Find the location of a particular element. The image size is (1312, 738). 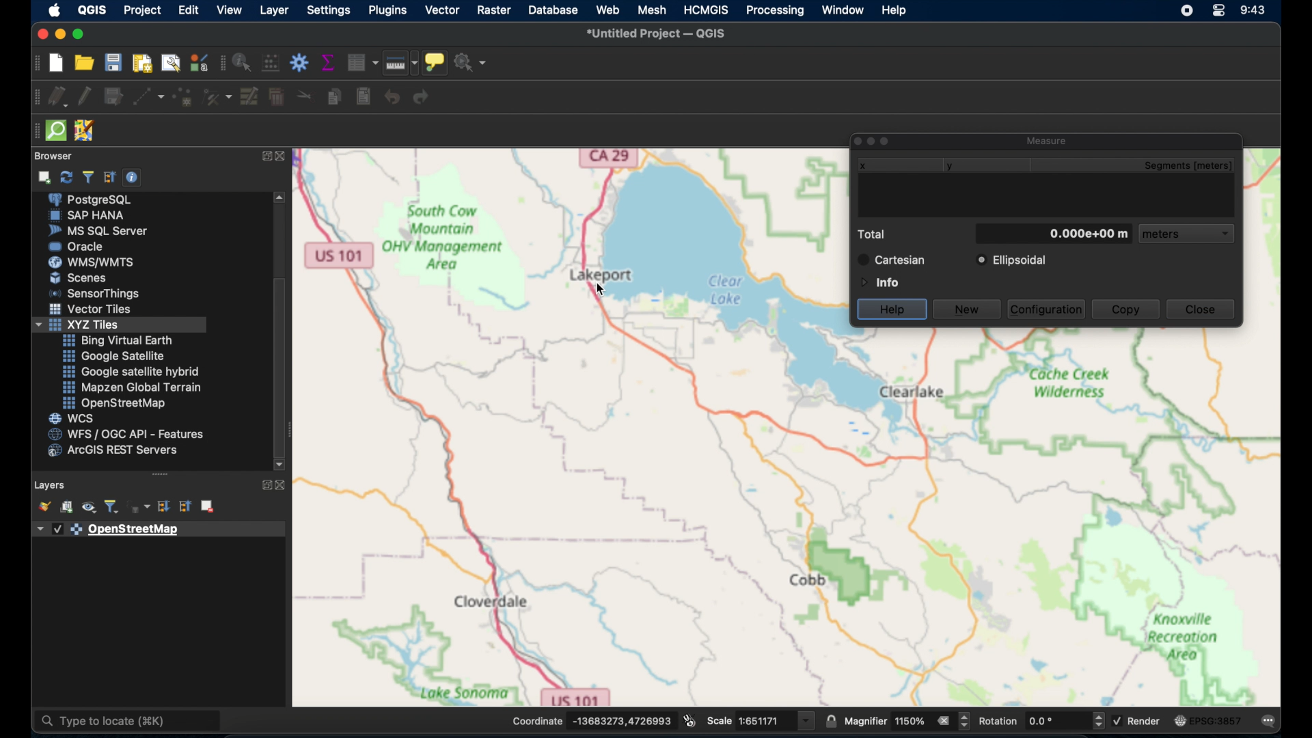

redo is located at coordinates (424, 98).